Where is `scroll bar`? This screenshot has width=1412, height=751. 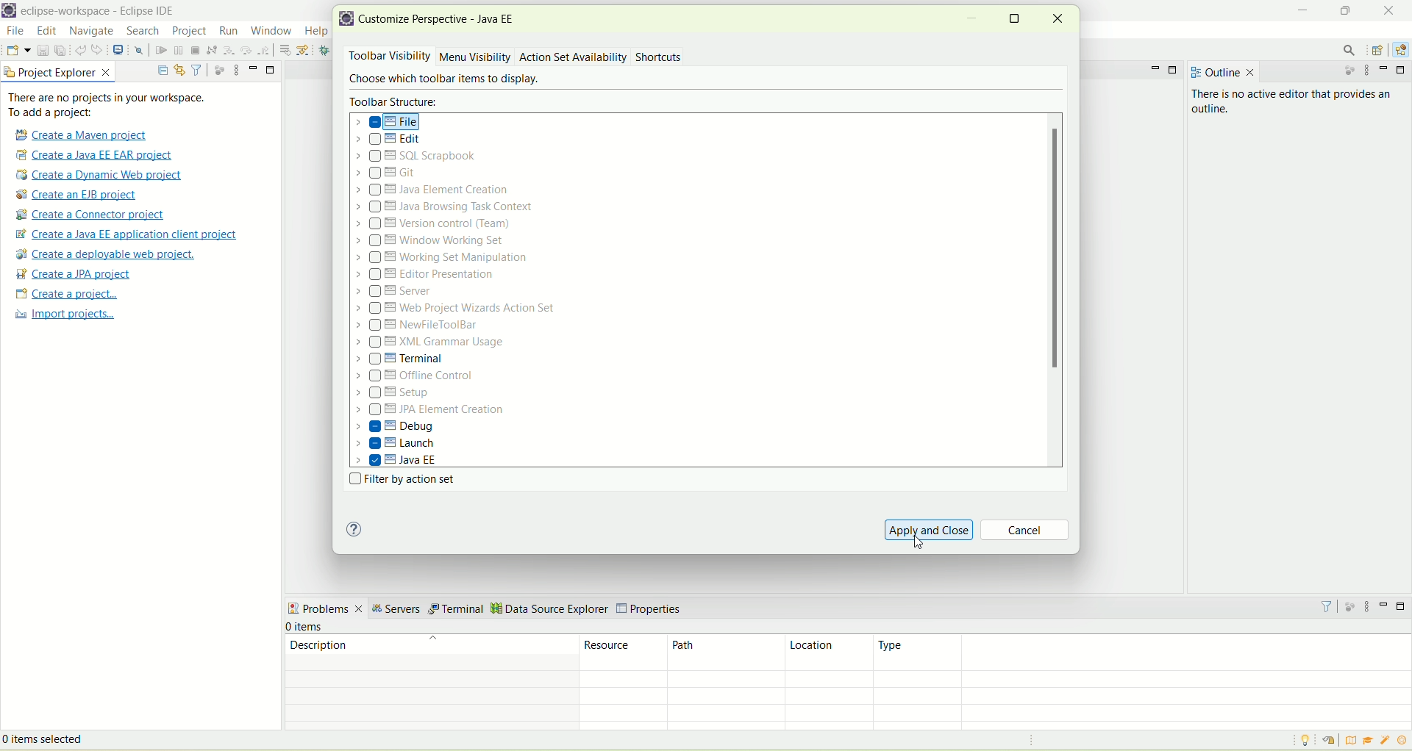
scroll bar is located at coordinates (1058, 290).